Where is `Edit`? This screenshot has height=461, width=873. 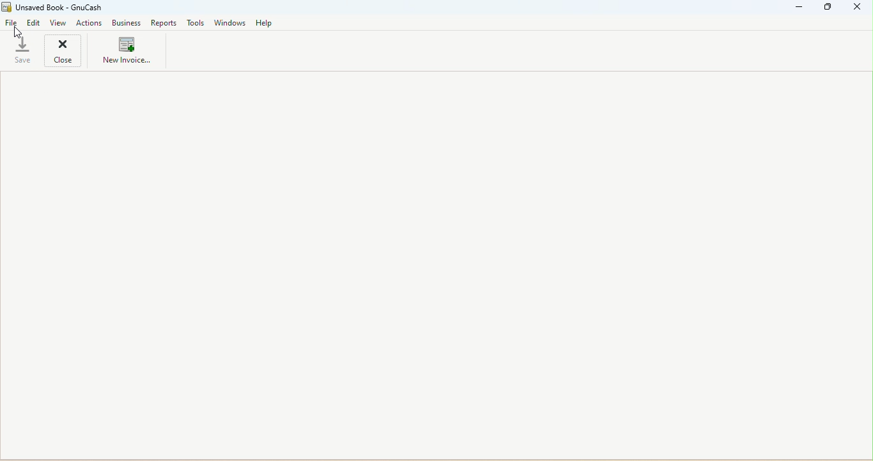
Edit is located at coordinates (34, 24).